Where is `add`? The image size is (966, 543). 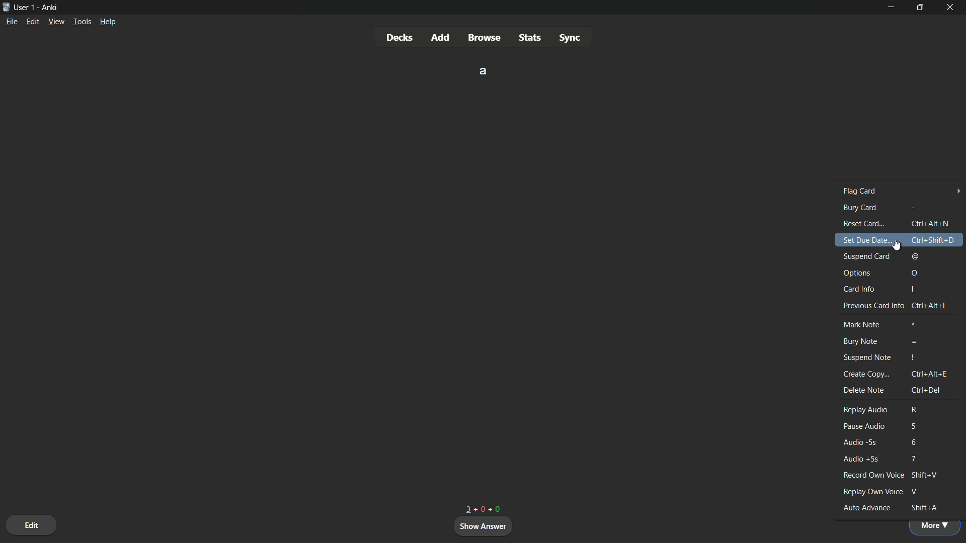 add is located at coordinates (441, 37).